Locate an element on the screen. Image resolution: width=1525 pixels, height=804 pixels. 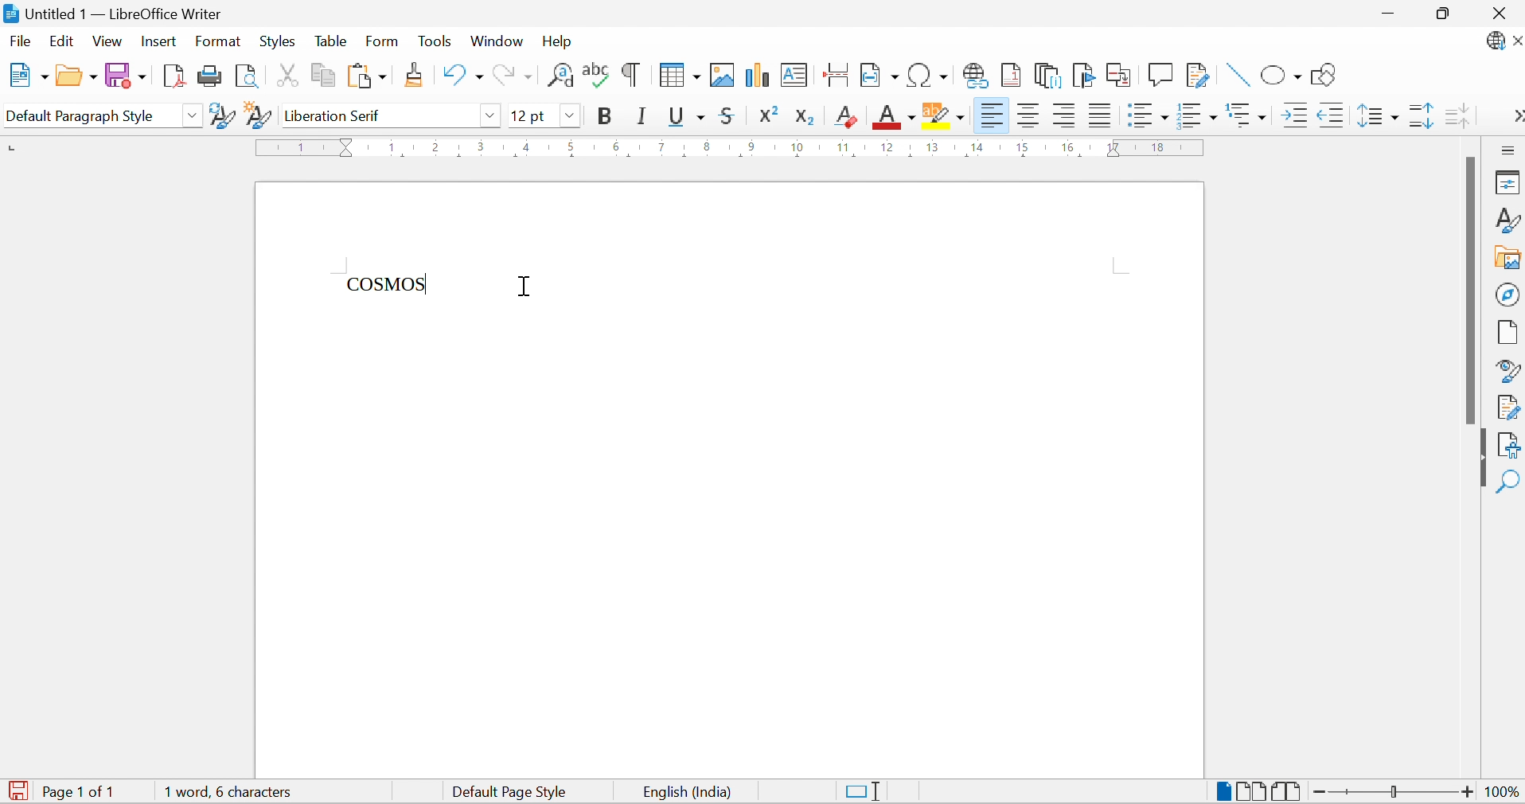
Minimize is located at coordinates (1383, 14).